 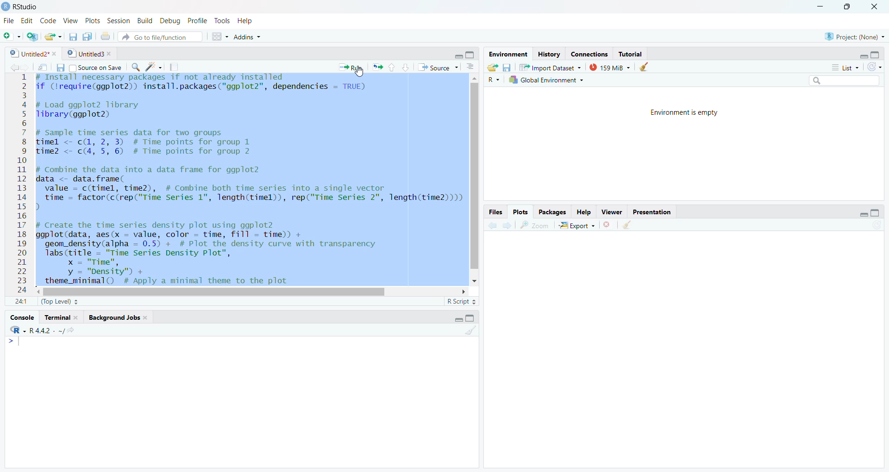 What do you see at coordinates (196, 20) in the screenshot?
I see `Profile` at bounding box center [196, 20].